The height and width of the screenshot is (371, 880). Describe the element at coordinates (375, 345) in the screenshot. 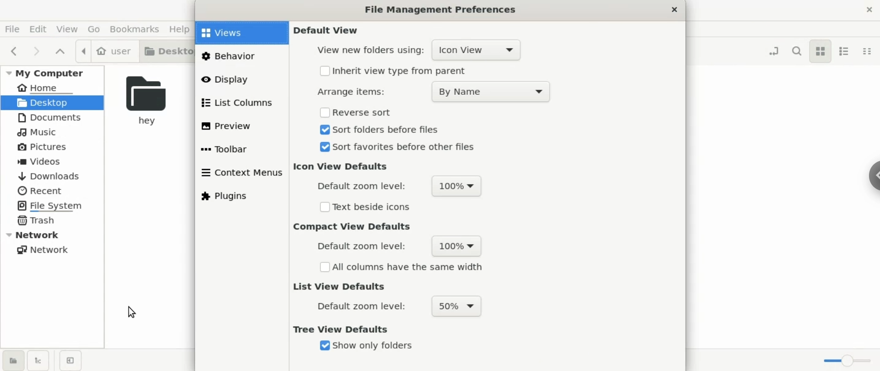

I see `show only folders` at that location.